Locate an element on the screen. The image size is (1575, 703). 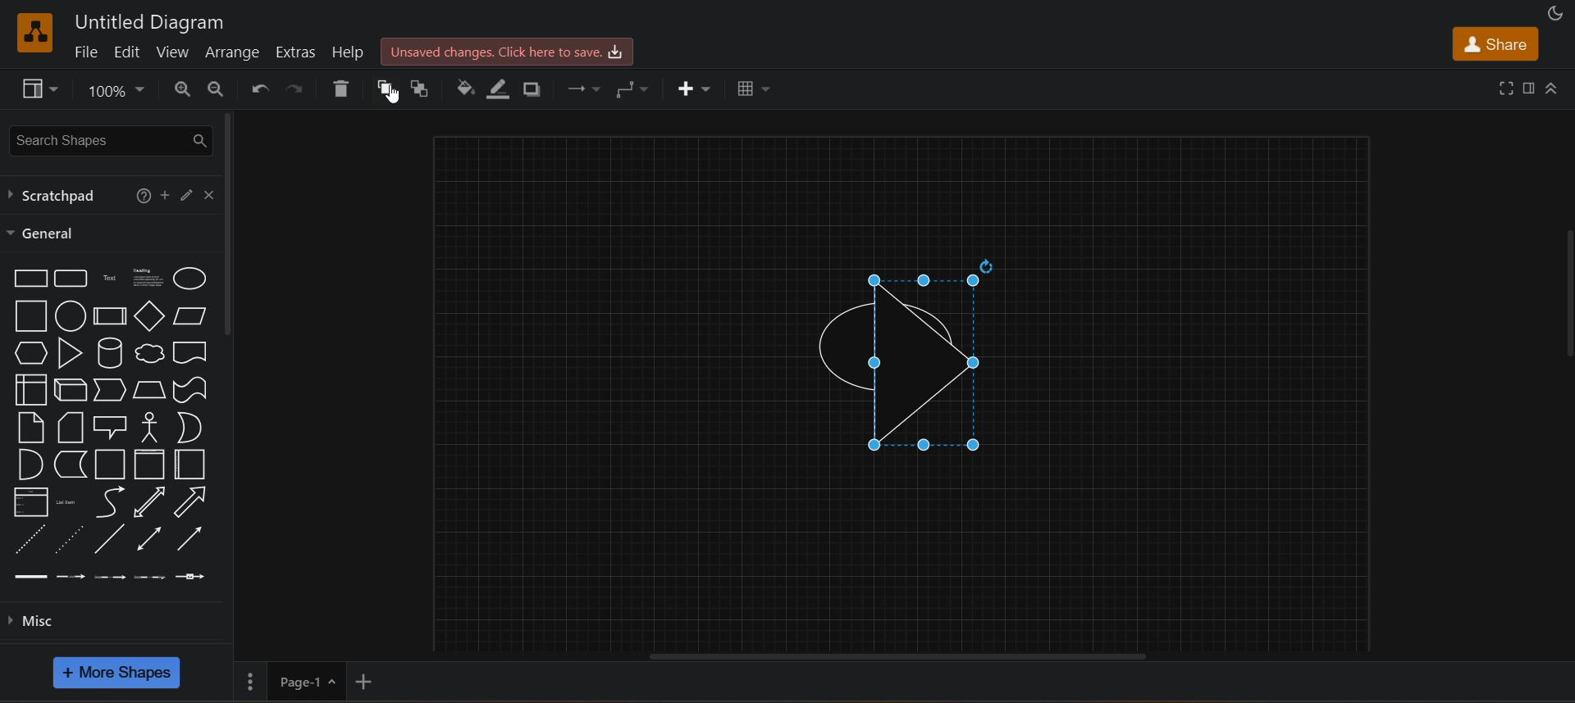
step is located at coordinates (111, 390).